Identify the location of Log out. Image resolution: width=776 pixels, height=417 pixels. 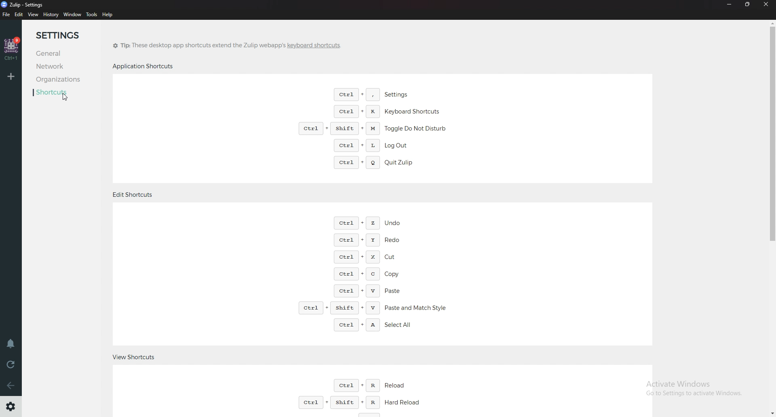
(375, 145).